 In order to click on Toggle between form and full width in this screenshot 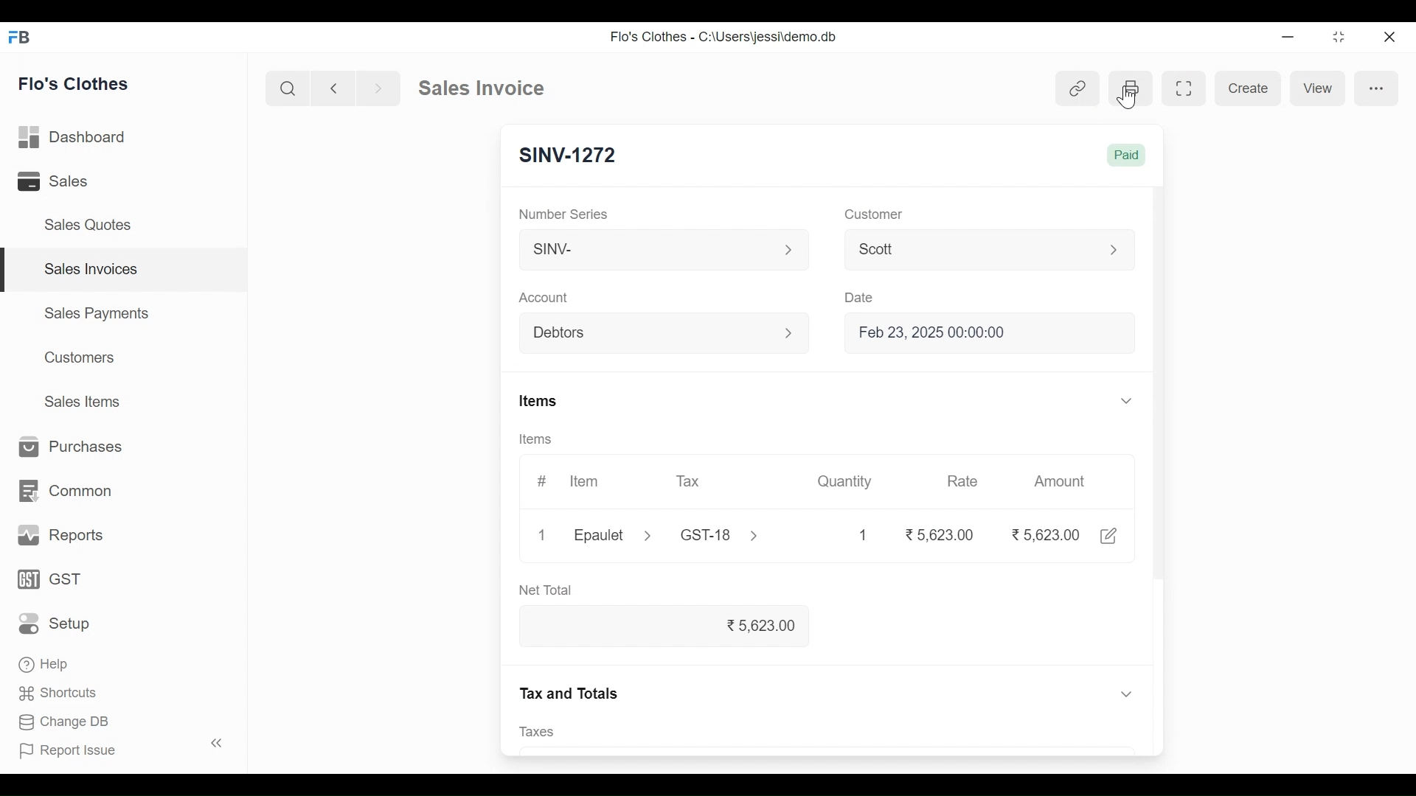, I will do `click(1184, 89)`.